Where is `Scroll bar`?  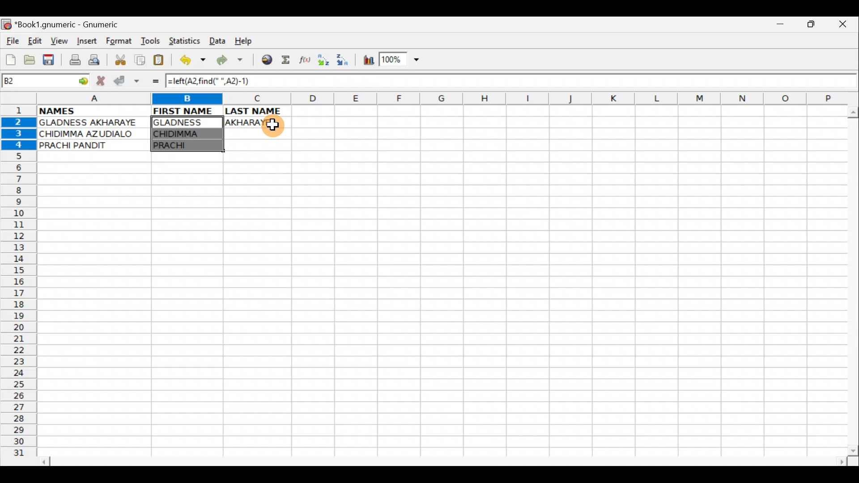
Scroll bar is located at coordinates (851, 279).